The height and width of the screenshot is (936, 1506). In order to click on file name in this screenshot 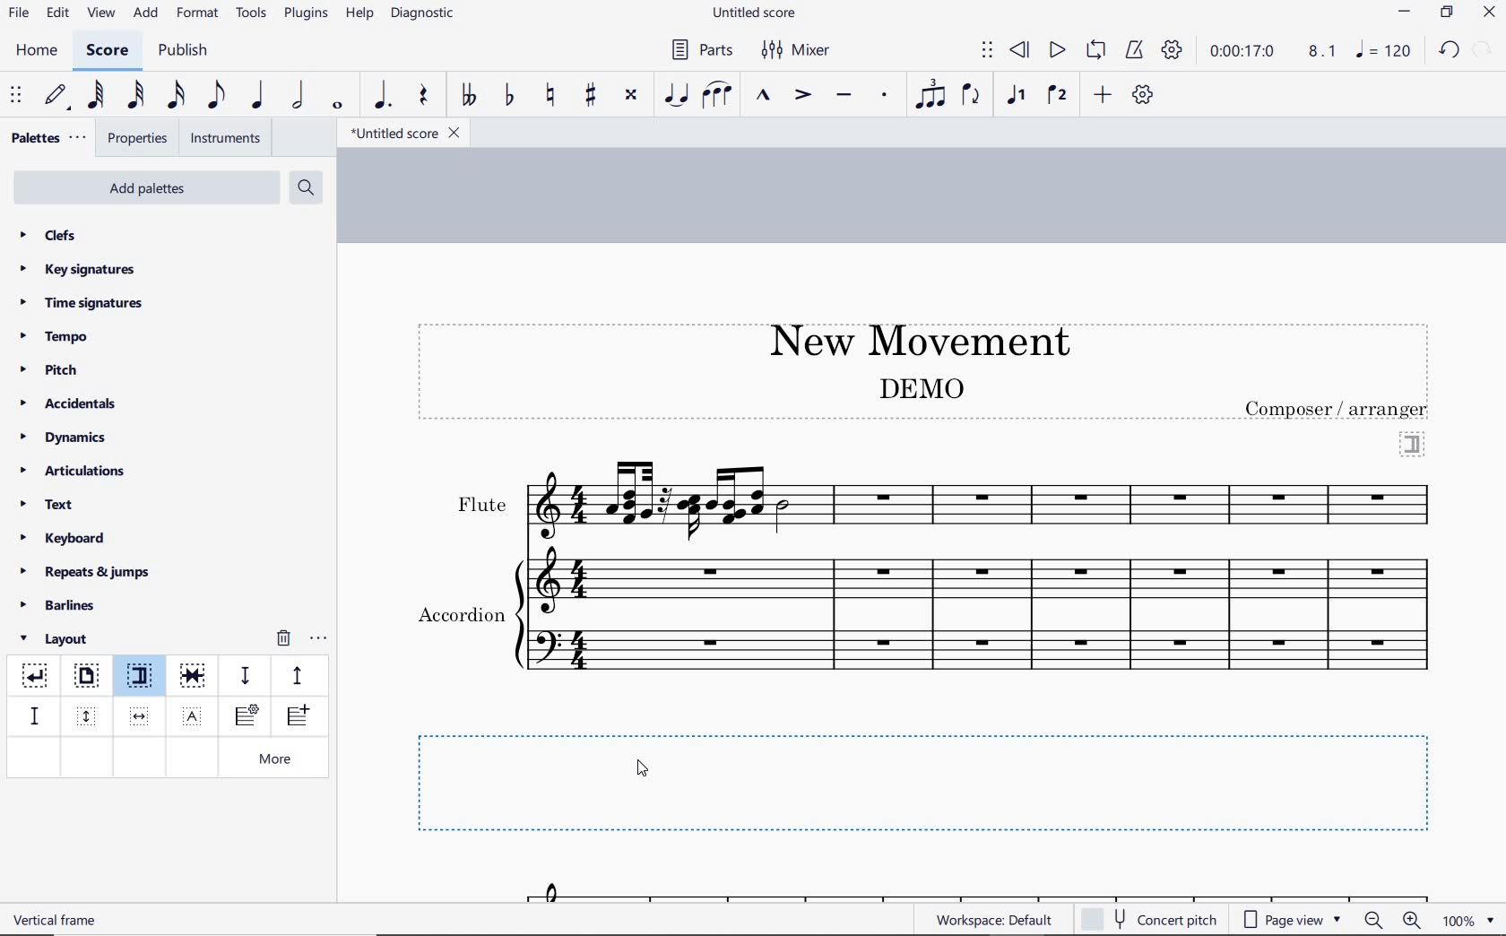, I will do `click(757, 13)`.